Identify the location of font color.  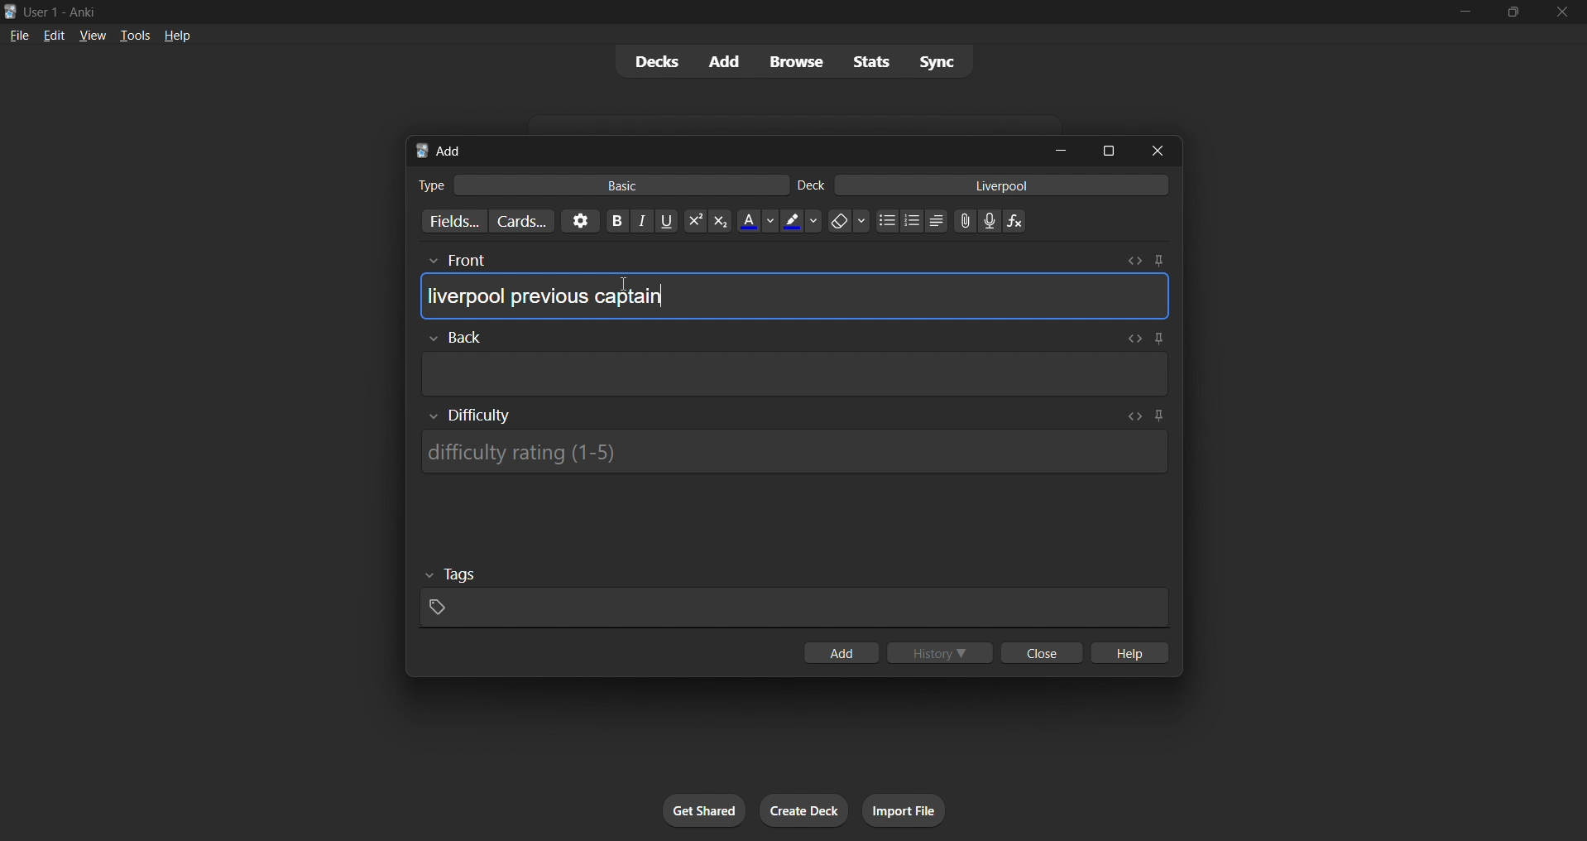
(753, 219).